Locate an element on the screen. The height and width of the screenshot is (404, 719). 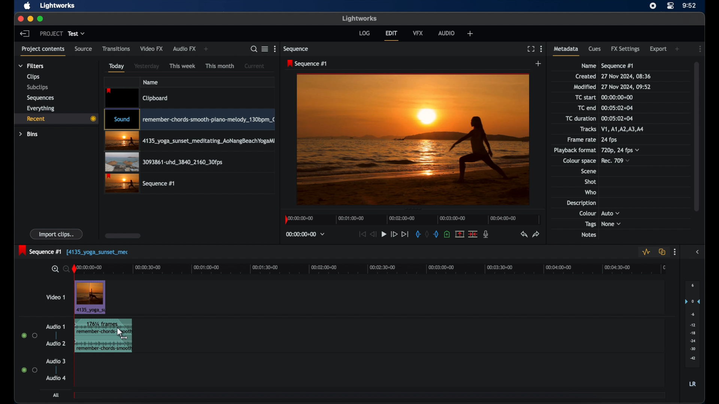
sidebar is located at coordinates (697, 252).